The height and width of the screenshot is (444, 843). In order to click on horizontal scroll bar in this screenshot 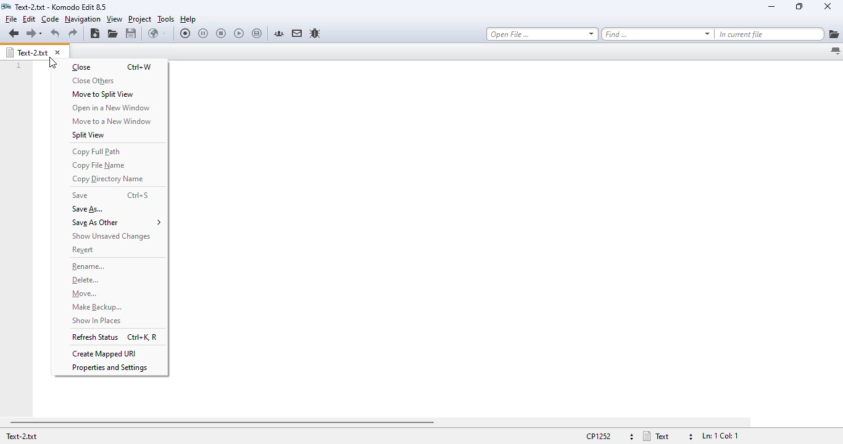, I will do `click(222, 422)`.